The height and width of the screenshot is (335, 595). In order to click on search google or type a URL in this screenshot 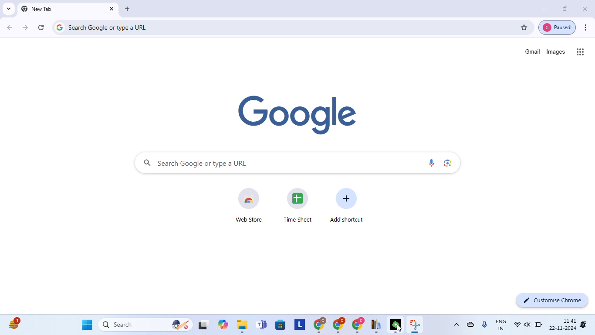, I will do `click(280, 28)`.